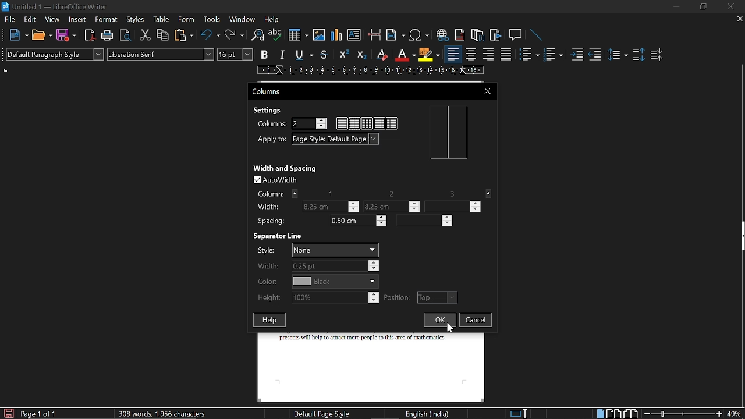 Image resolution: width=745 pixels, height=419 pixels. I want to click on Table, so click(164, 19).